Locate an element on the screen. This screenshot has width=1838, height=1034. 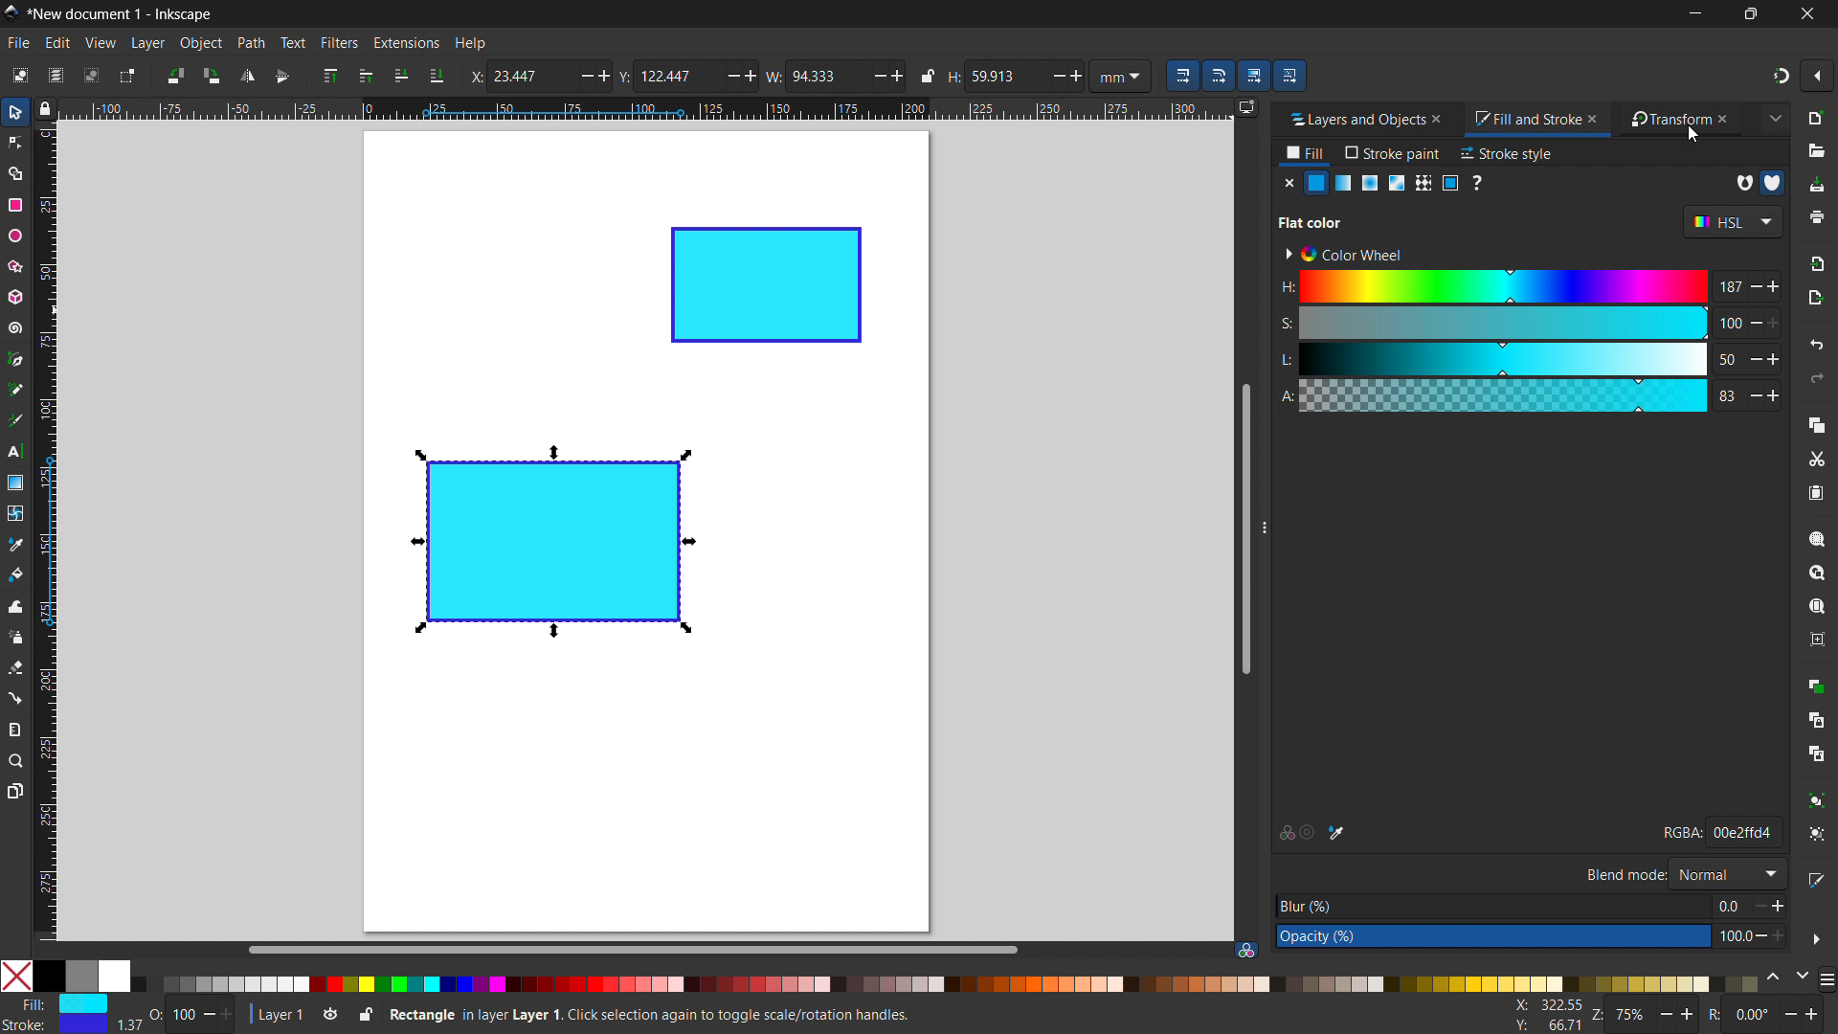
copy is located at coordinates (1817, 424).